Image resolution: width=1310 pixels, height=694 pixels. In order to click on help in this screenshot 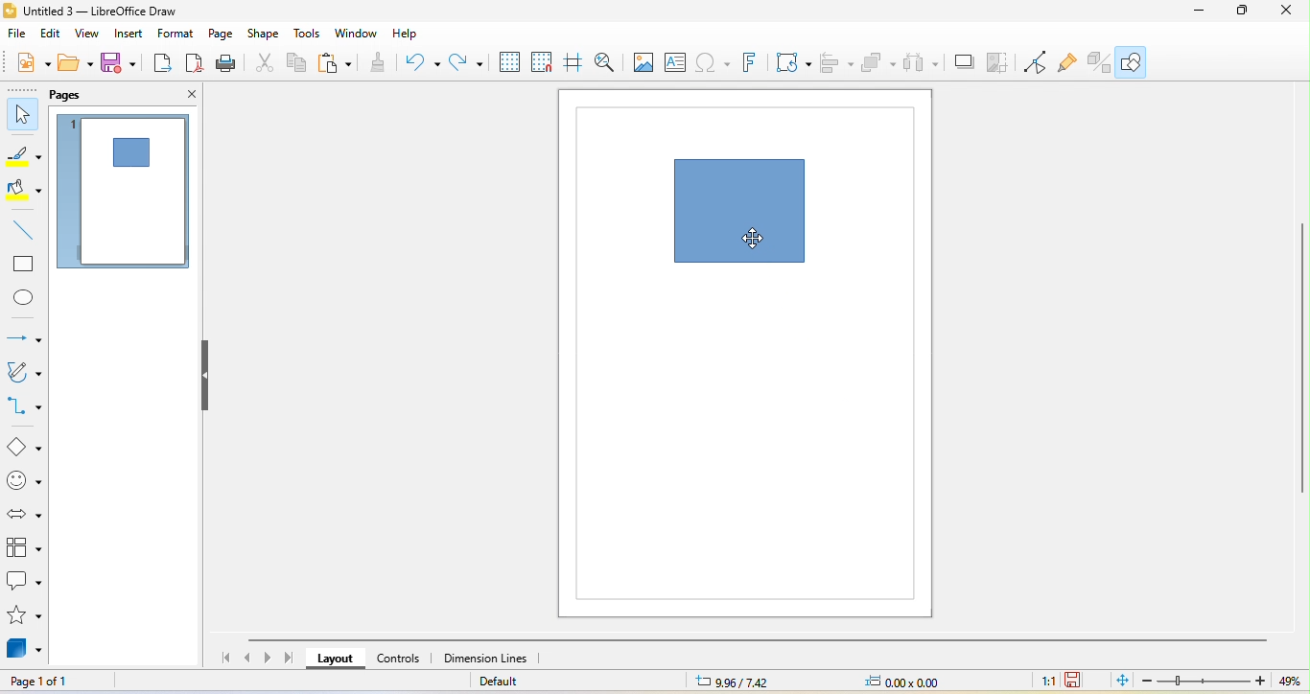, I will do `click(409, 33)`.